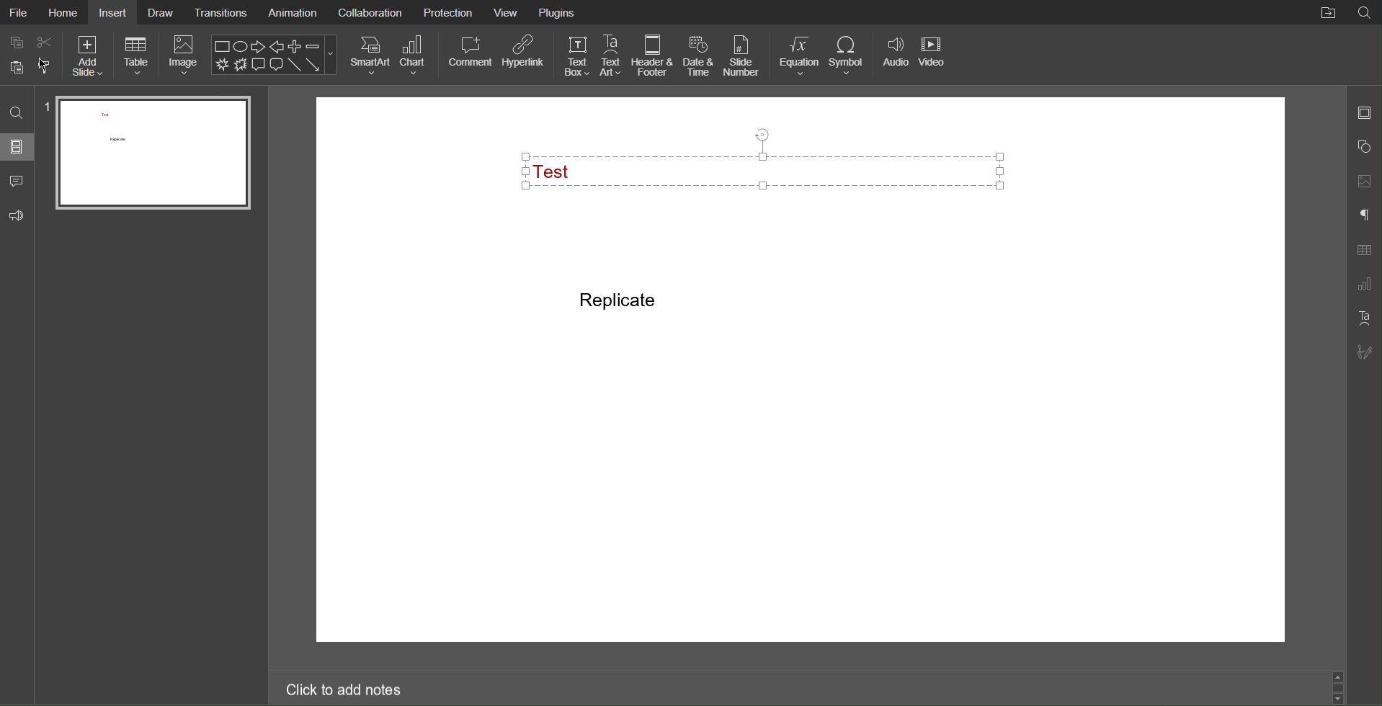 The image size is (1382, 706). Describe the element at coordinates (115, 13) in the screenshot. I see `Insert` at that location.